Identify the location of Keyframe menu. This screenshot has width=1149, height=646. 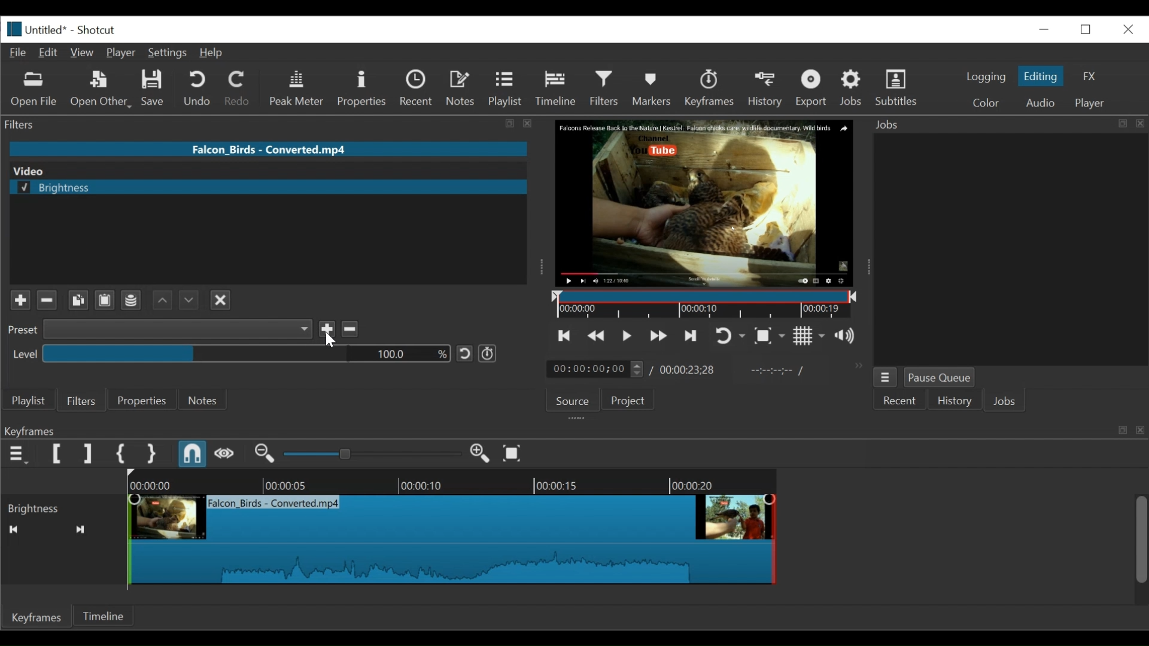
(18, 454).